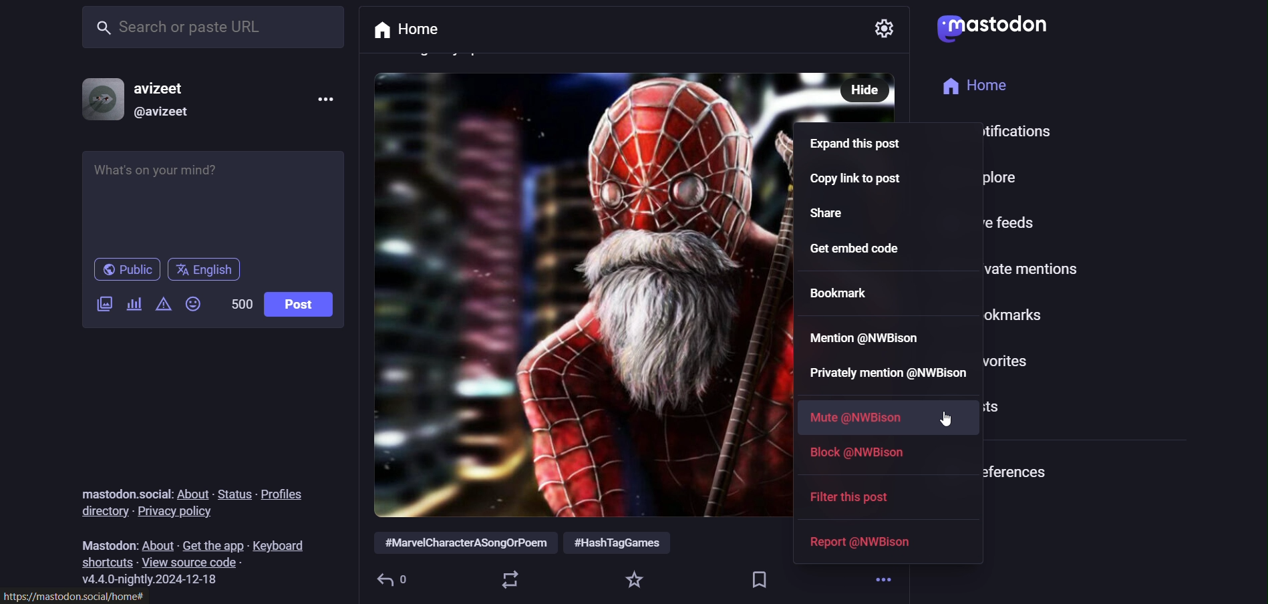 This screenshot has width=1268, height=604. Describe the element at coordinates (134, 305) in the screenshot. I see `content warning ` at that location.